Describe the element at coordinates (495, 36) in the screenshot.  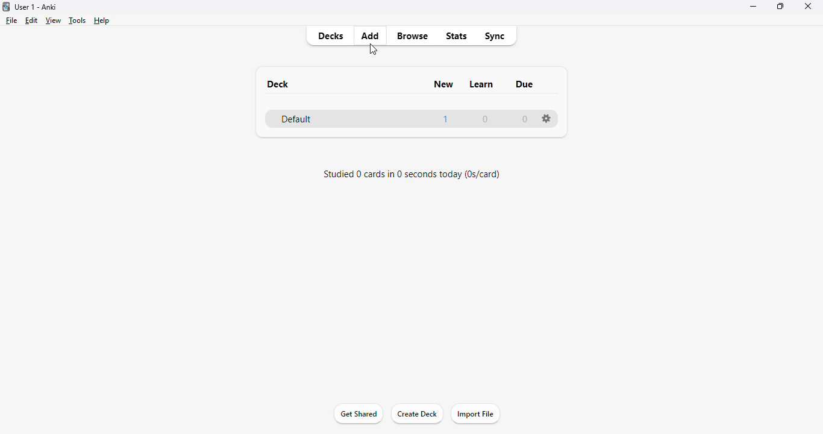
I see `sync` at that location.